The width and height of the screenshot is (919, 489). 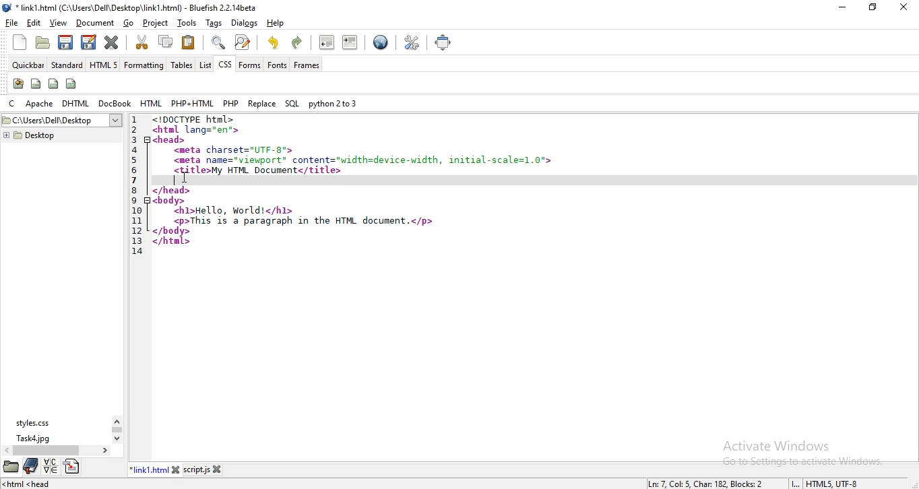 What do you see at coordinates (705, 484) in the screenshot?
I see `line, column, character, block numbers` at bounding box center [705, 484].